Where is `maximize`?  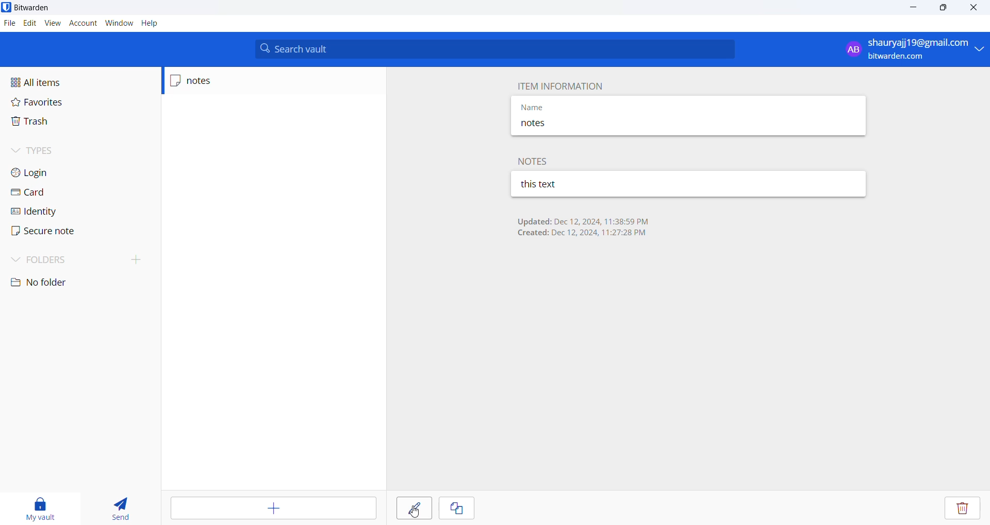
maximize is located at coordinates (939, 8).